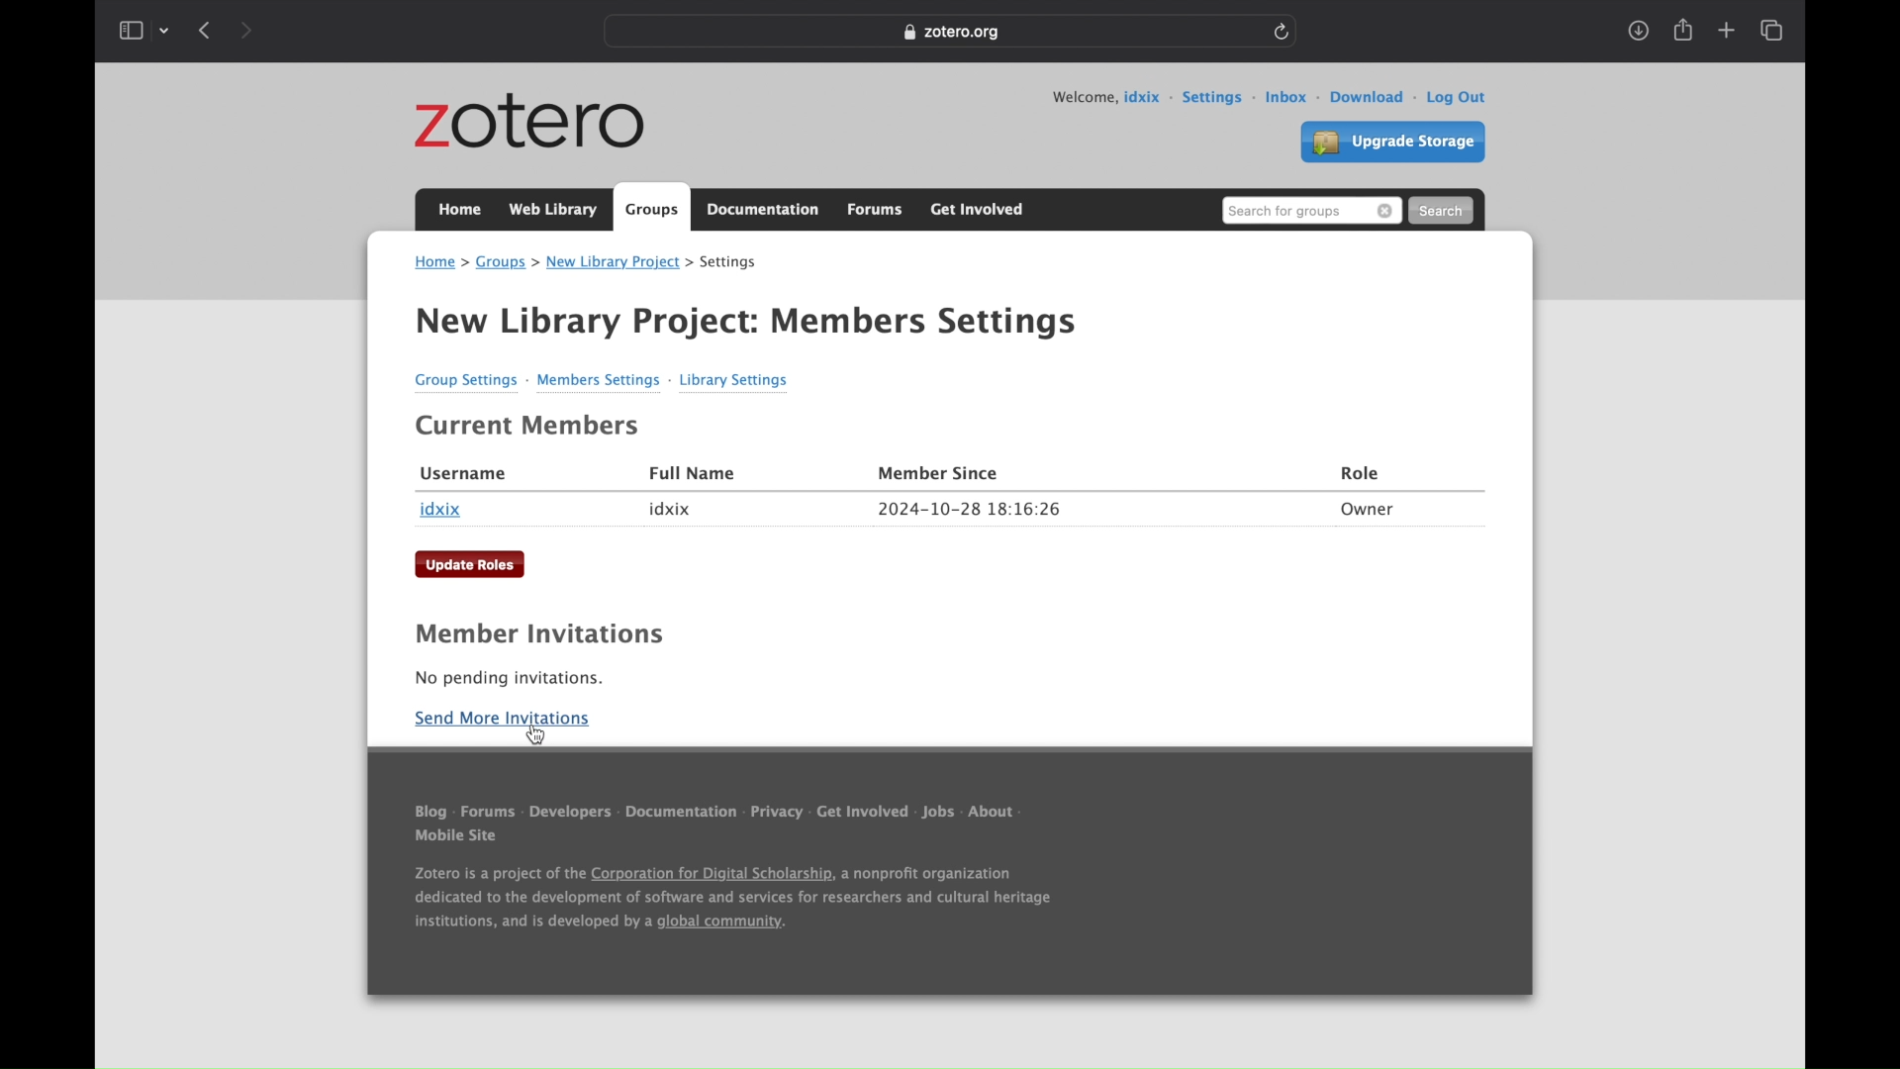  What do you see at coordinates (1373, 96) in the screenshot?
I see `download` at bounding box center [1373, 96].